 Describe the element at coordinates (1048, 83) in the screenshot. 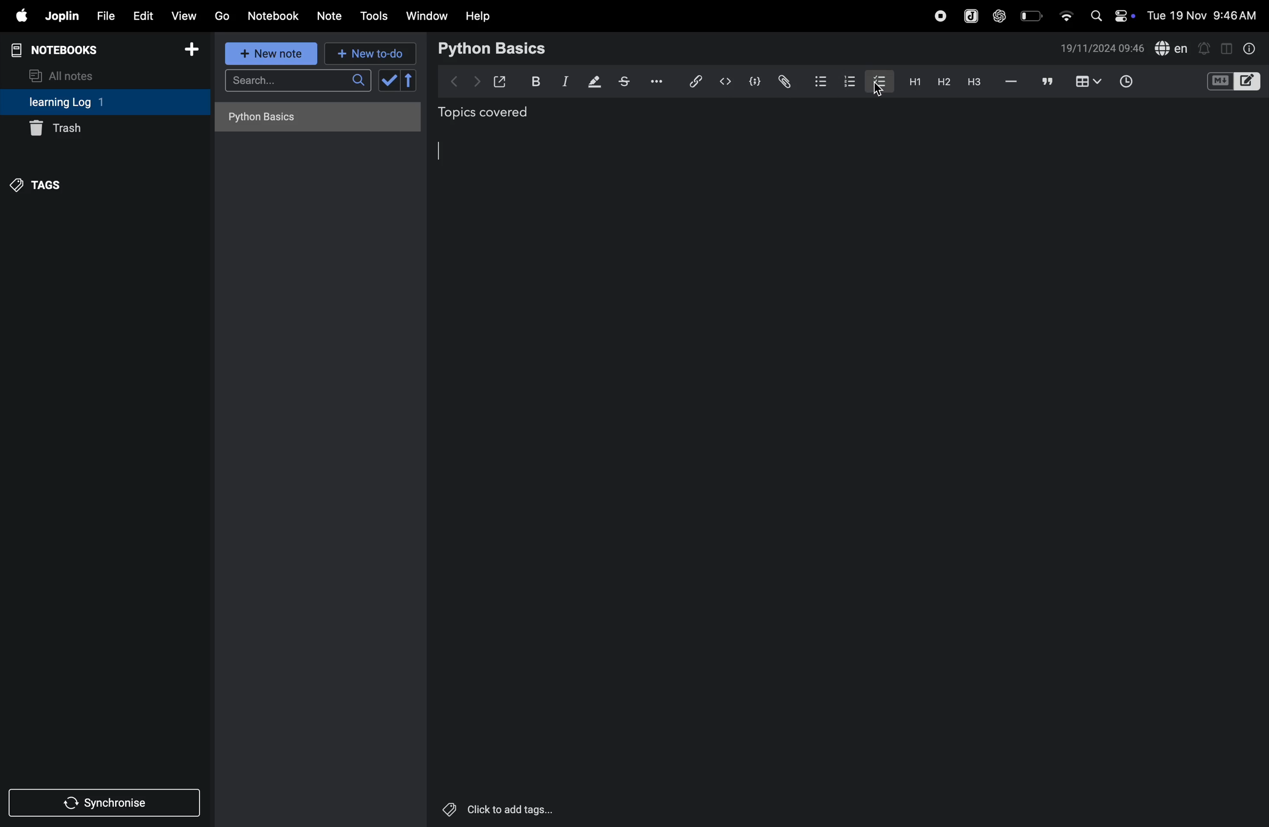

I see `comment` at that location.